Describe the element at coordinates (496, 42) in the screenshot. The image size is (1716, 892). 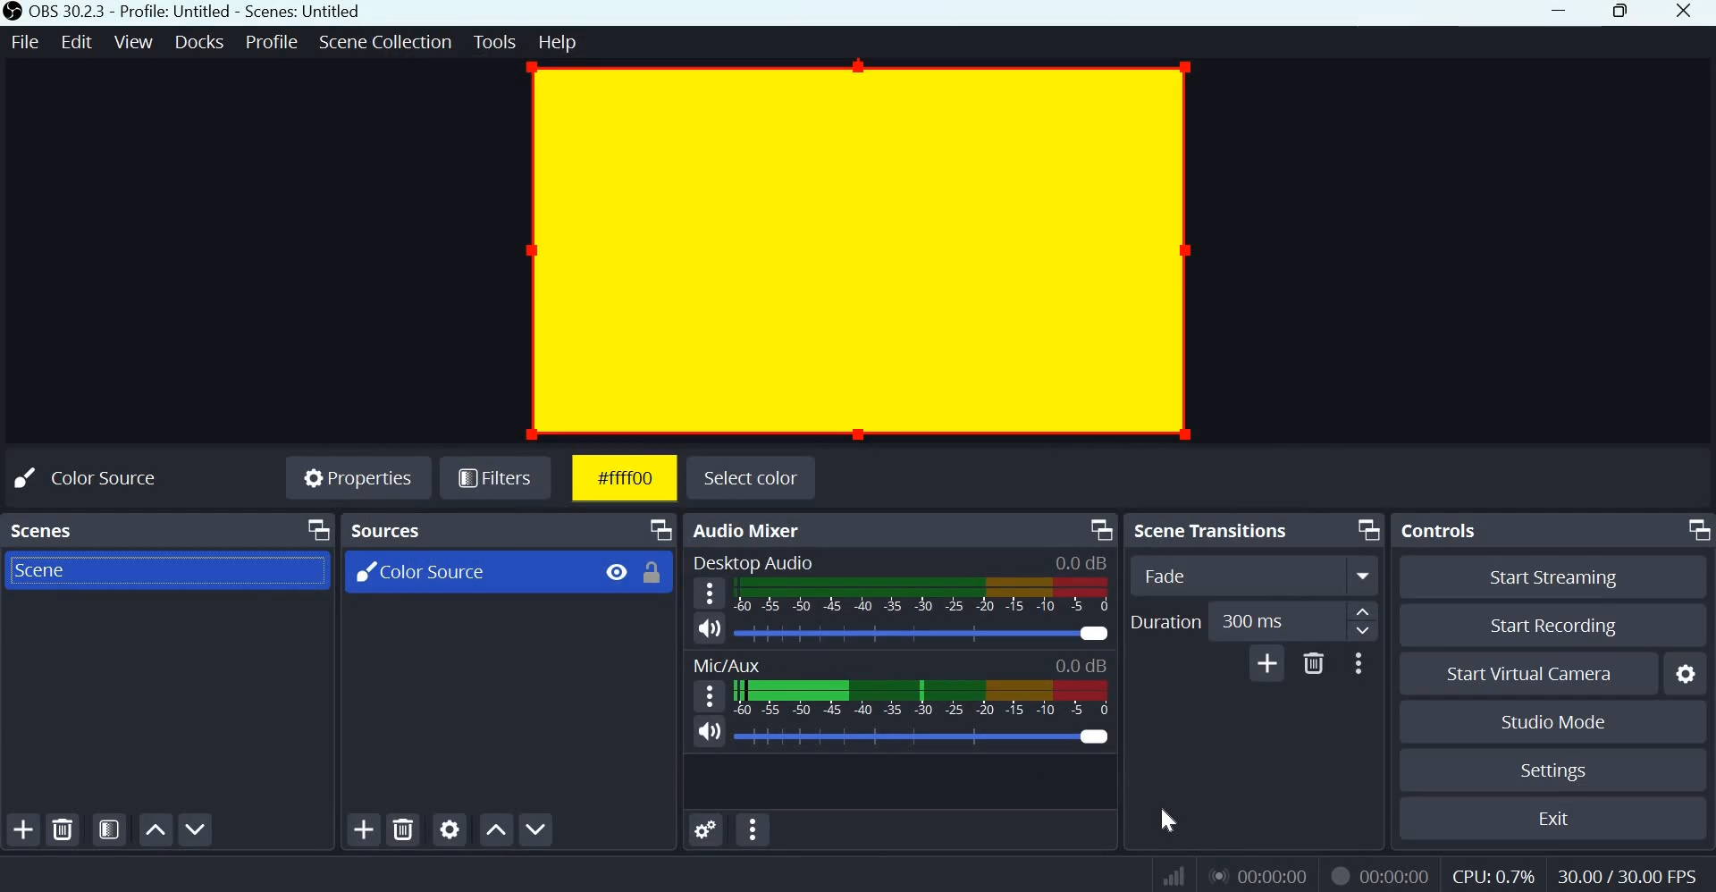
I see `Tools` at that location.